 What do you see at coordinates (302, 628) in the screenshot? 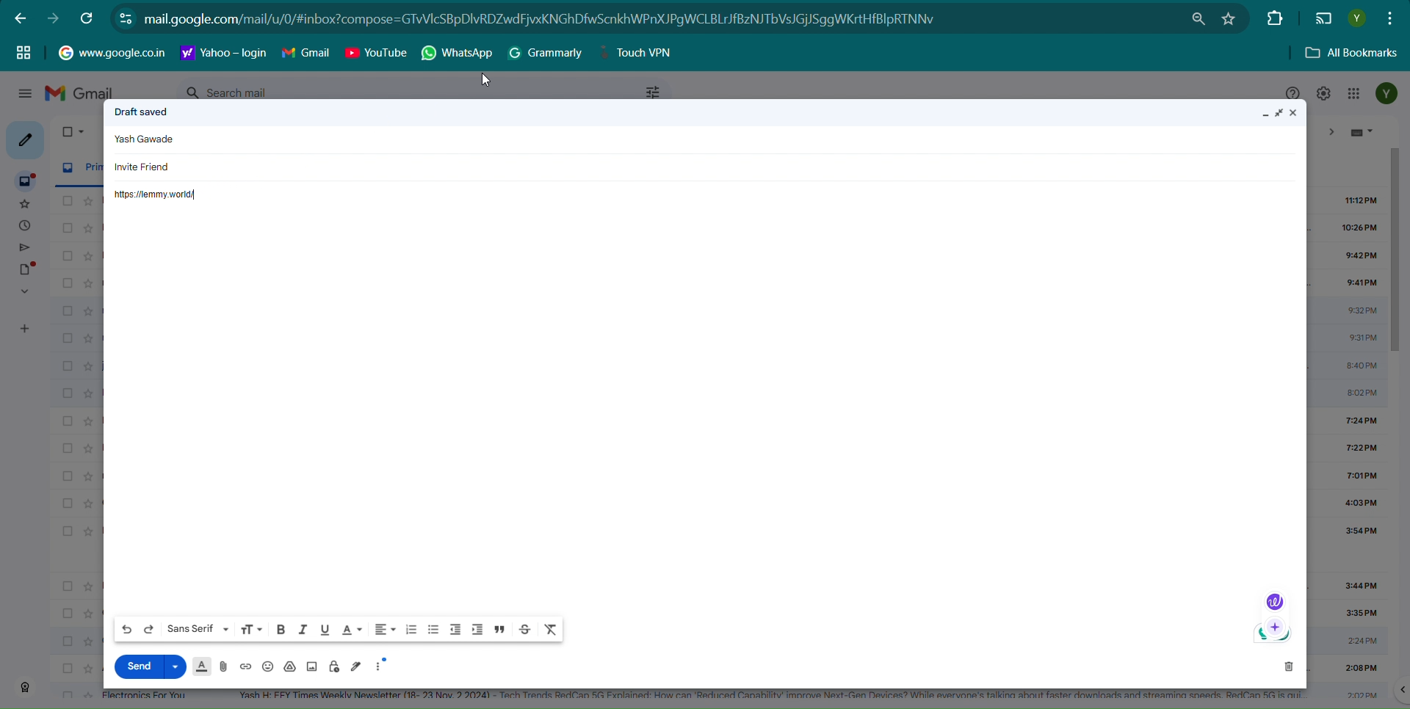
I see `Italic` at bounding box center [302, 628].